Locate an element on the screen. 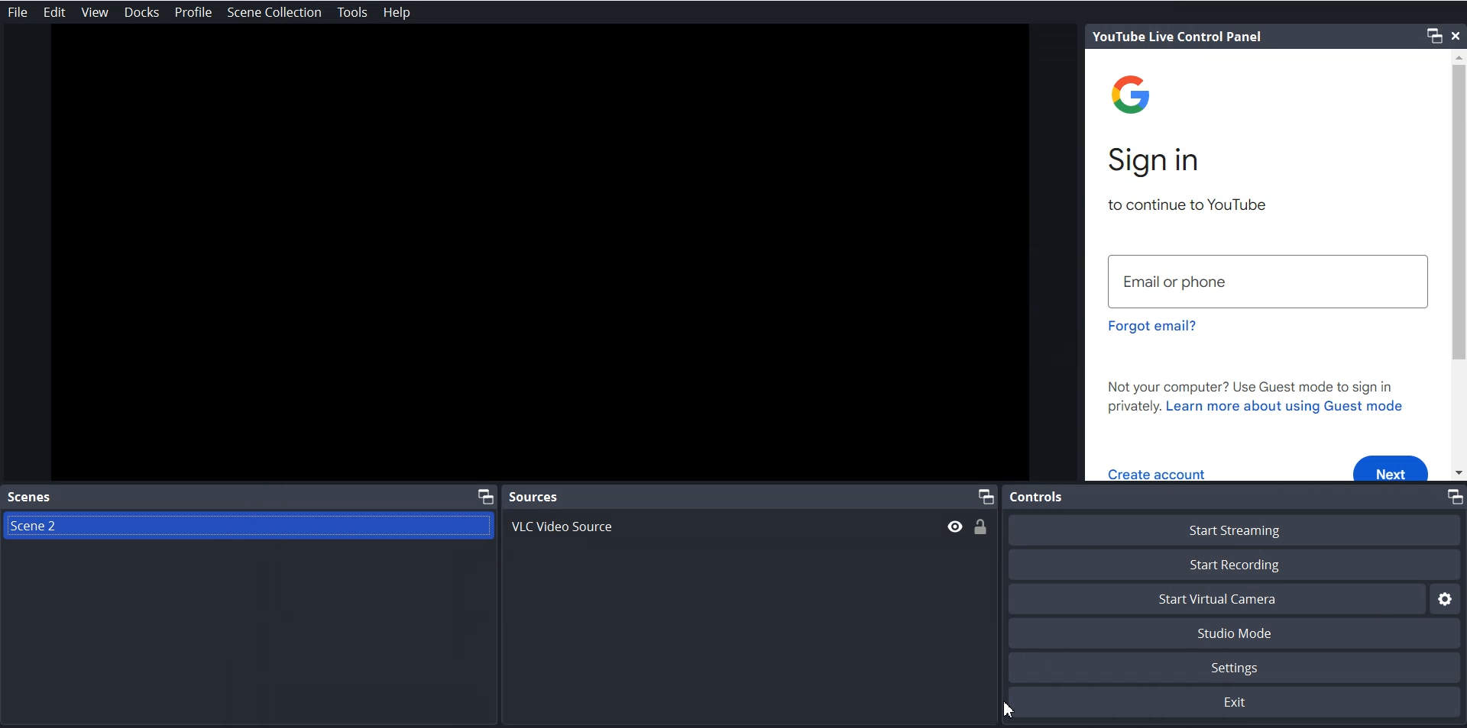 The height and width of the screenshot is (728, 1467). Tools is located at coordinates (352, 12).